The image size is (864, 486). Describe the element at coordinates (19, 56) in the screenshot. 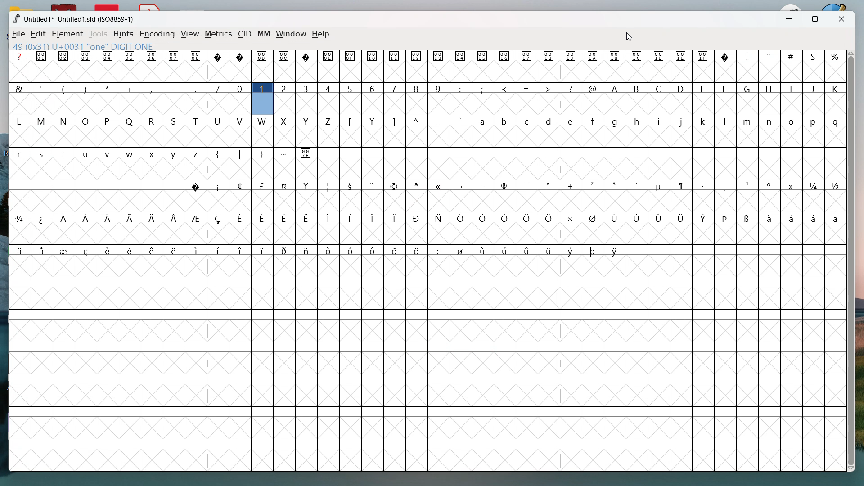

I see `?` at that location.